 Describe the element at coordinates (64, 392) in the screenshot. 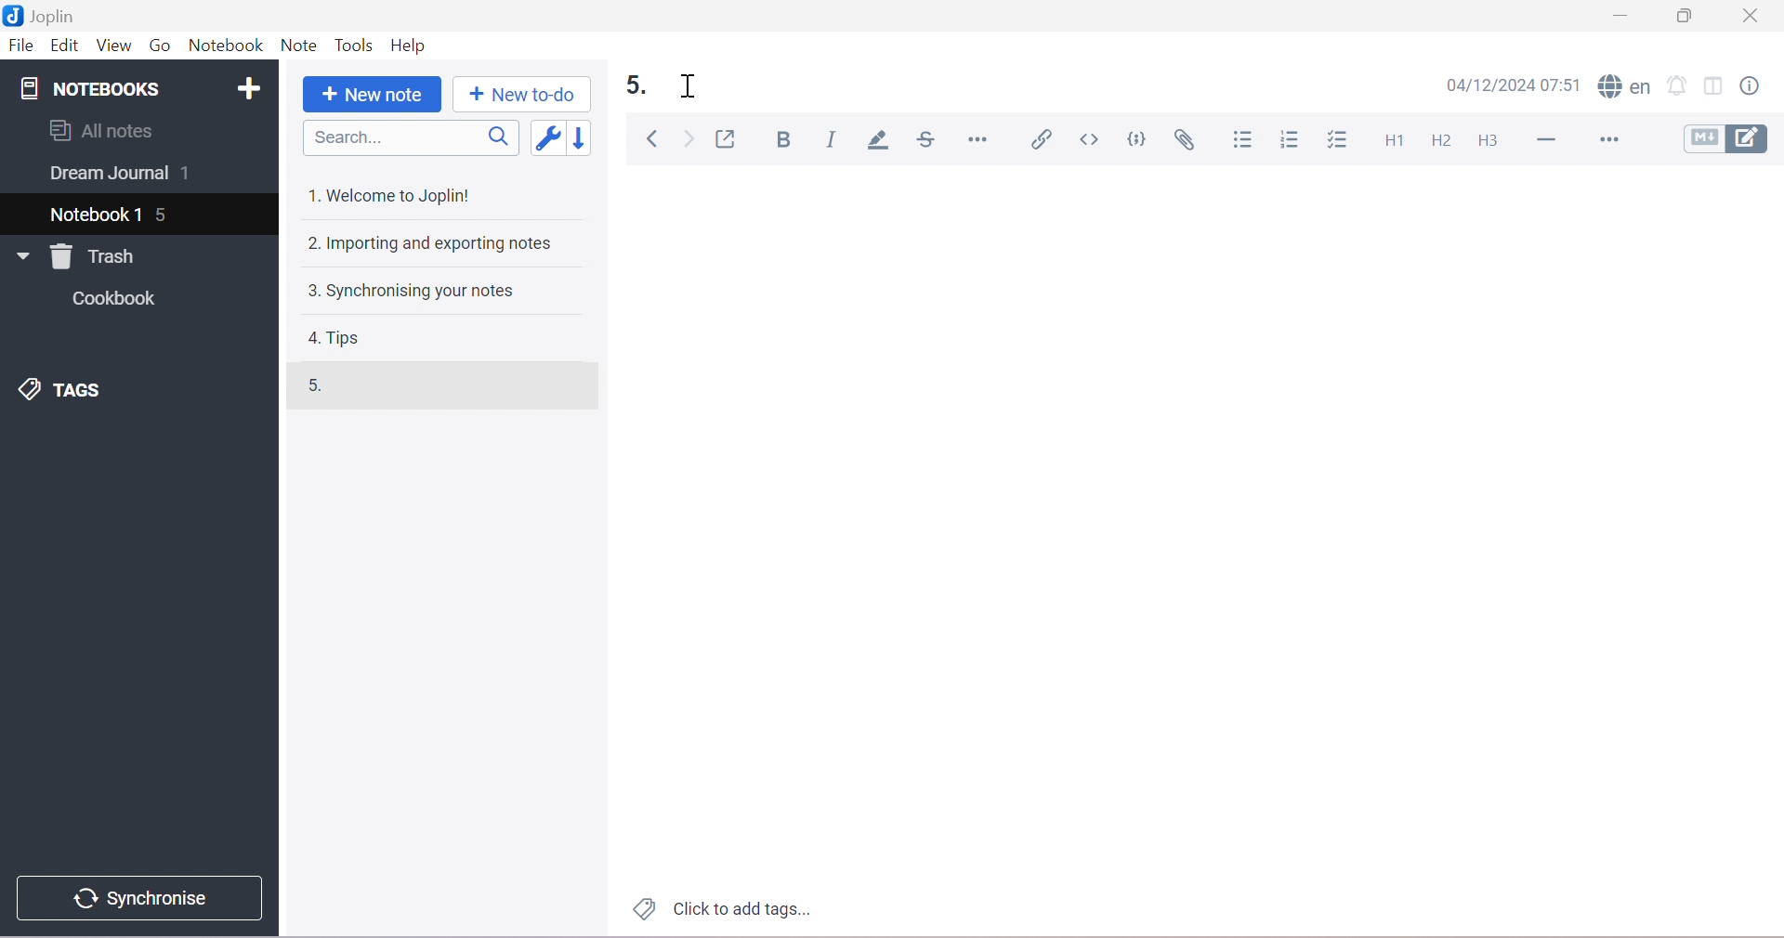

I see `TAGS` at that location.